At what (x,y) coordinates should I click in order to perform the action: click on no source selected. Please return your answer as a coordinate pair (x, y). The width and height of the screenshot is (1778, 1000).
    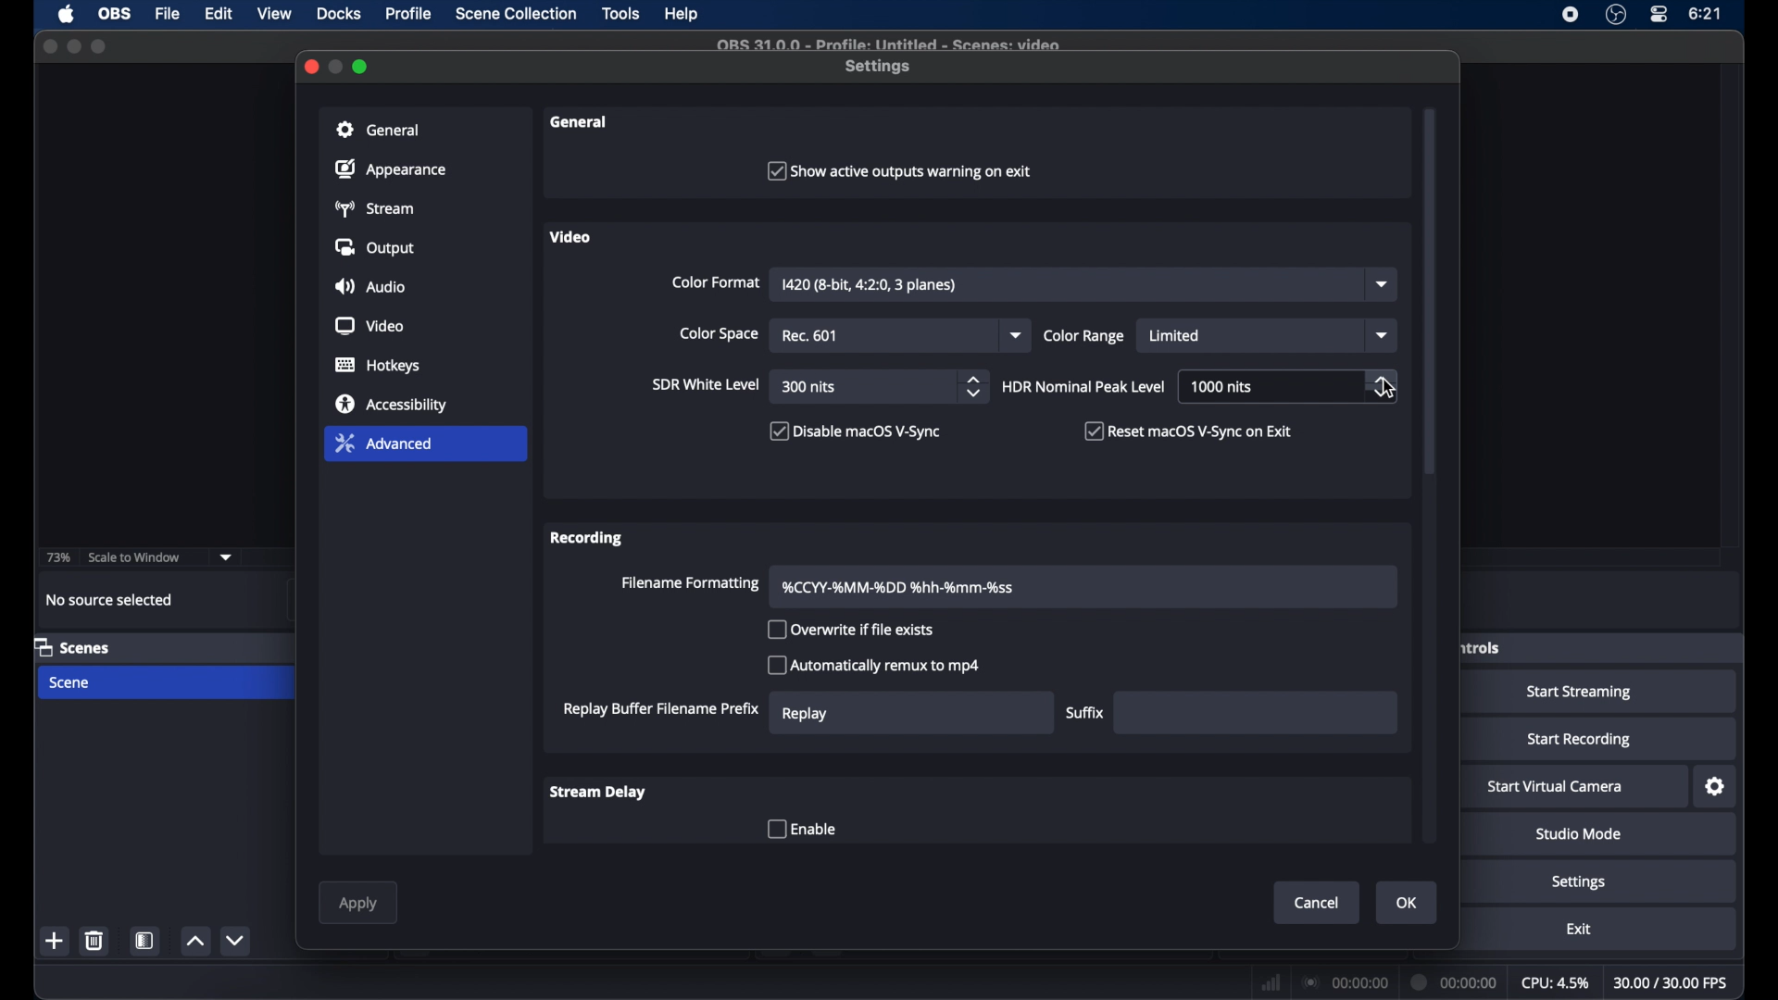
    Looking at the image, I should click on (110, 600).